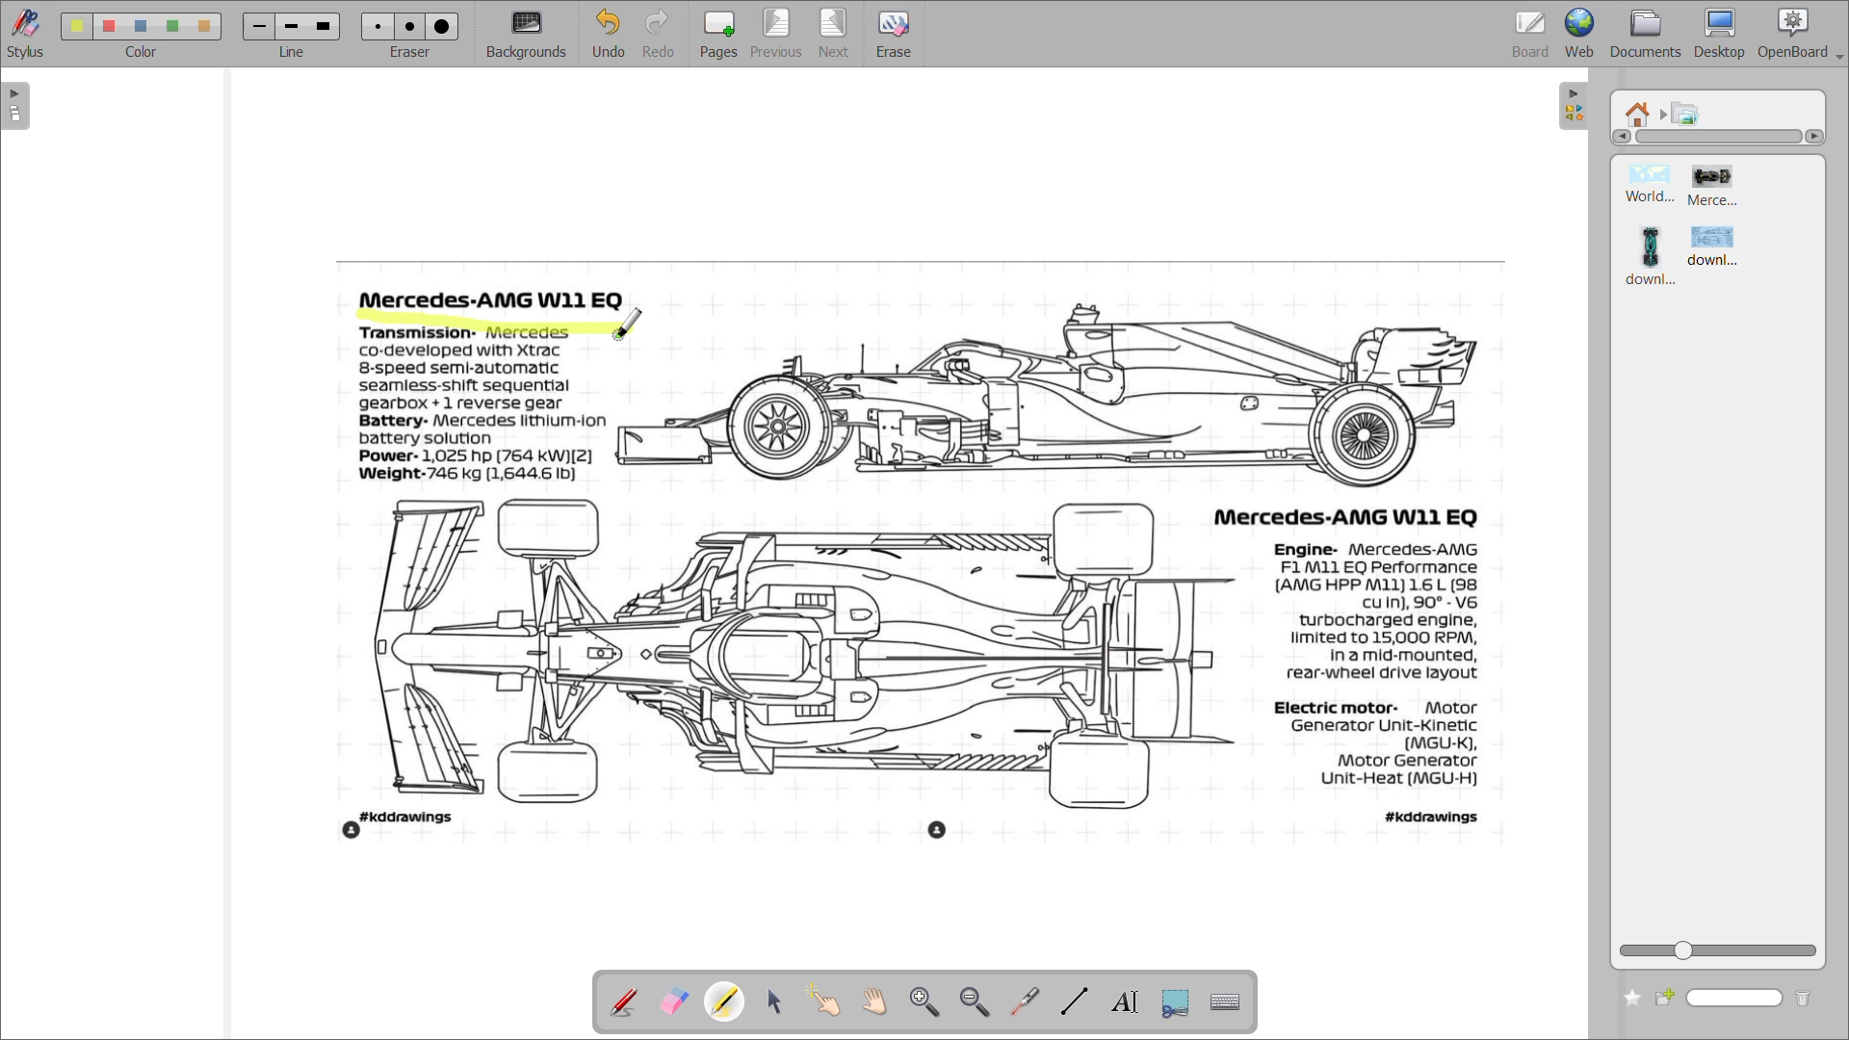 The image size is (1849, 1040). What do you see at coordinates (779, 33) in the screenshot?
I see `previous` at bounding box center [779, 33].